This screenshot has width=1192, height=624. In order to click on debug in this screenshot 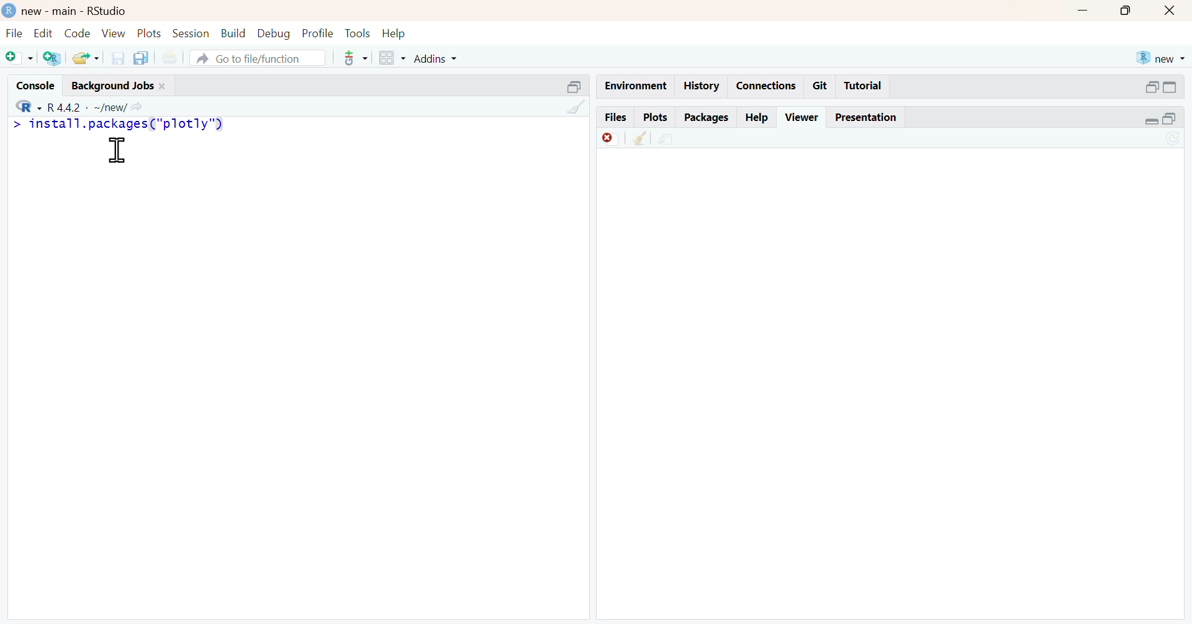, I will do `click(274, 33)`.